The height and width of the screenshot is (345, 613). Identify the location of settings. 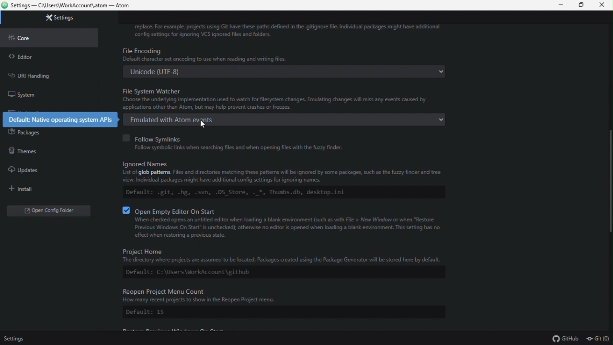
(59, 19).